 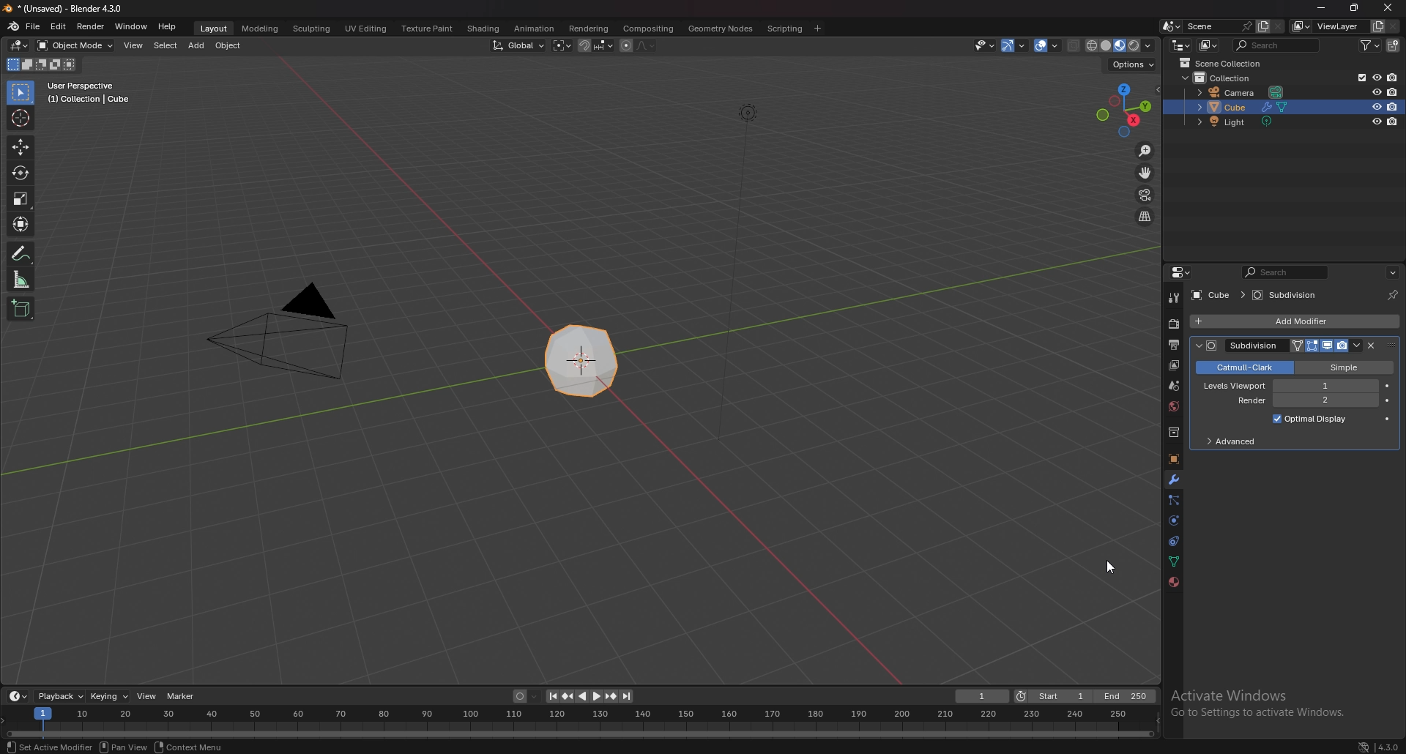 What do you see at coordinates (538, 27) in the screenshot?
I see `animation` at bounding box center [538, 27].